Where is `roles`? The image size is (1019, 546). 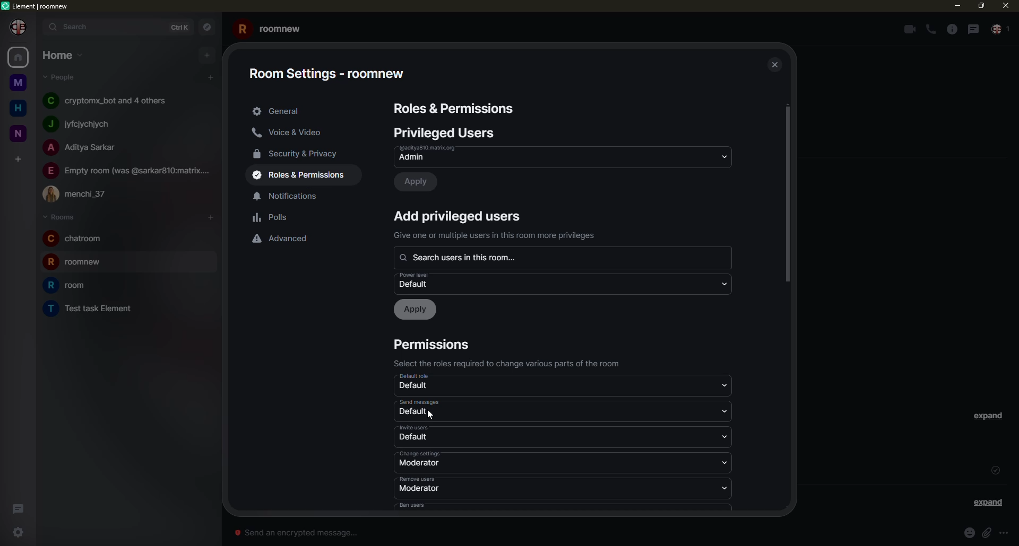 roles is located at coordinates (455, 109).